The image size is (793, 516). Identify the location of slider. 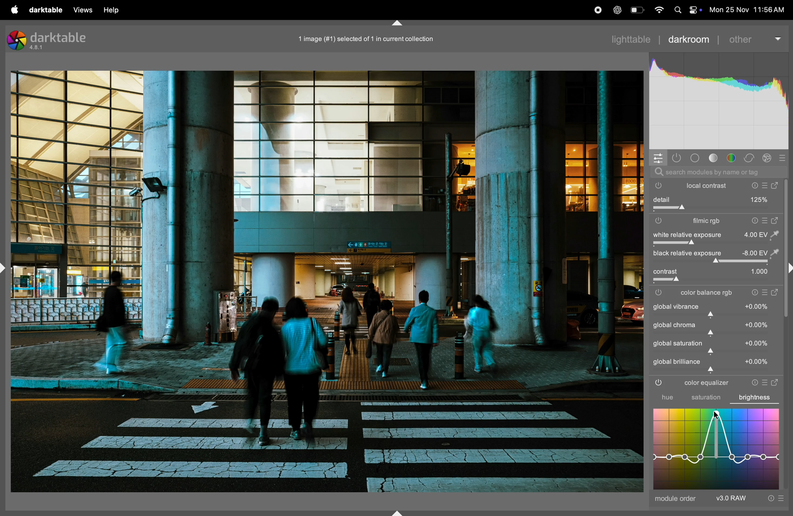
(718, 334).